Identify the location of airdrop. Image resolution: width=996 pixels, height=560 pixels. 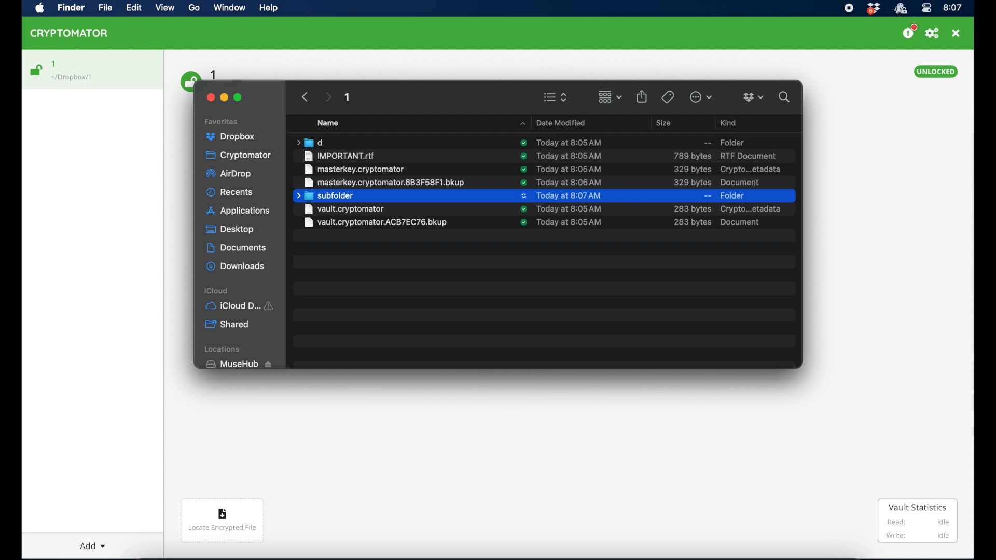
(230, 175).